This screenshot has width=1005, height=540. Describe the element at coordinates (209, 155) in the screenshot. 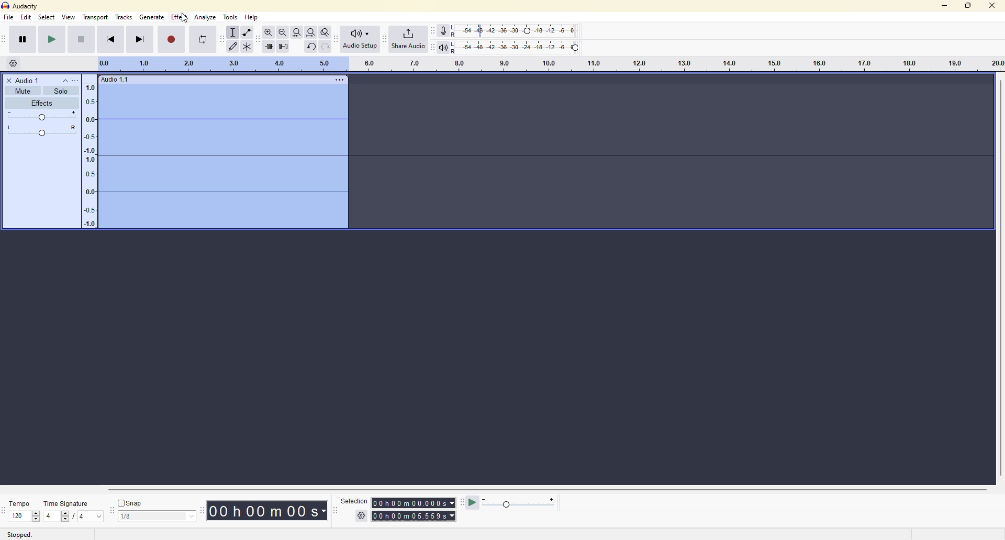

I see `audio` at that location.